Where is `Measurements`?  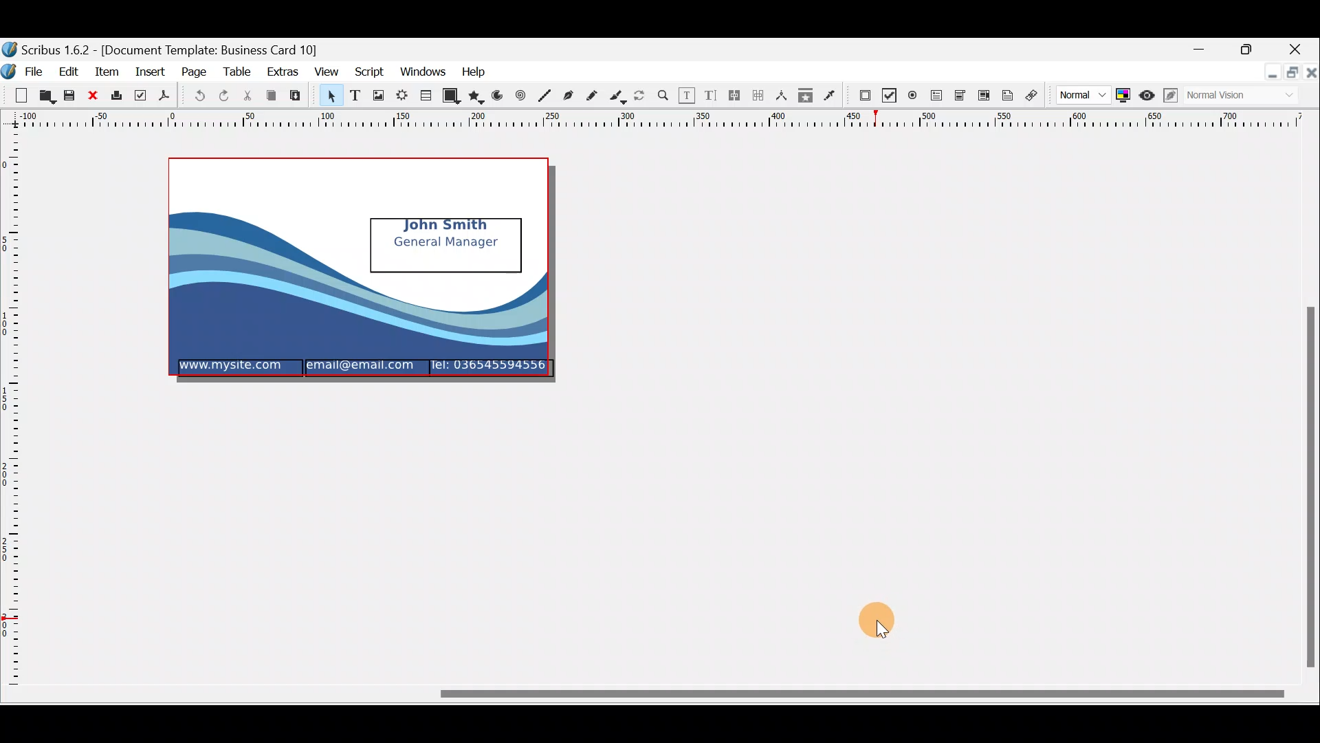 Measurements is located at coordinates (782, 96).